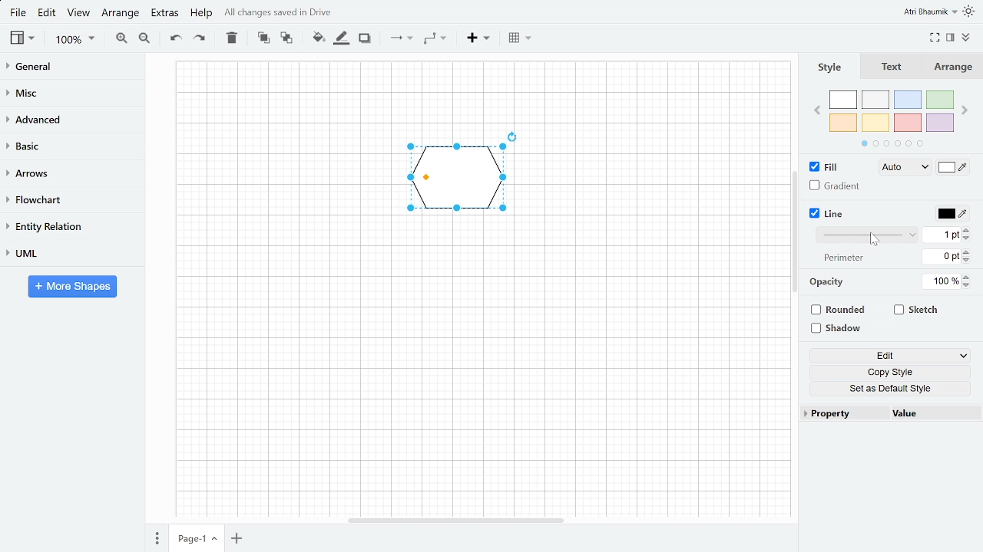  I want to click on Atri Bhaumik, so click(931, 11).